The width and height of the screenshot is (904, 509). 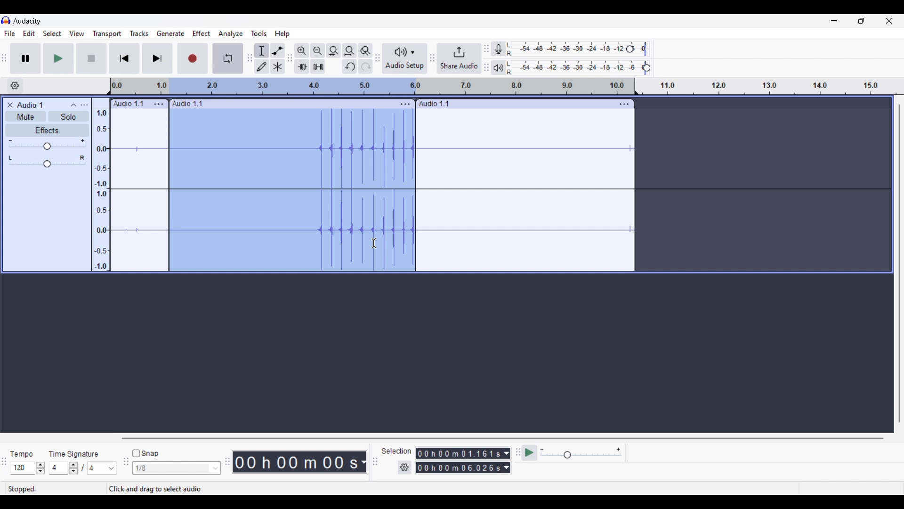 What do you see at coordinates (58, 468) in the screenshot?
I see `Type in time signature` at bounding box center [58, 468].